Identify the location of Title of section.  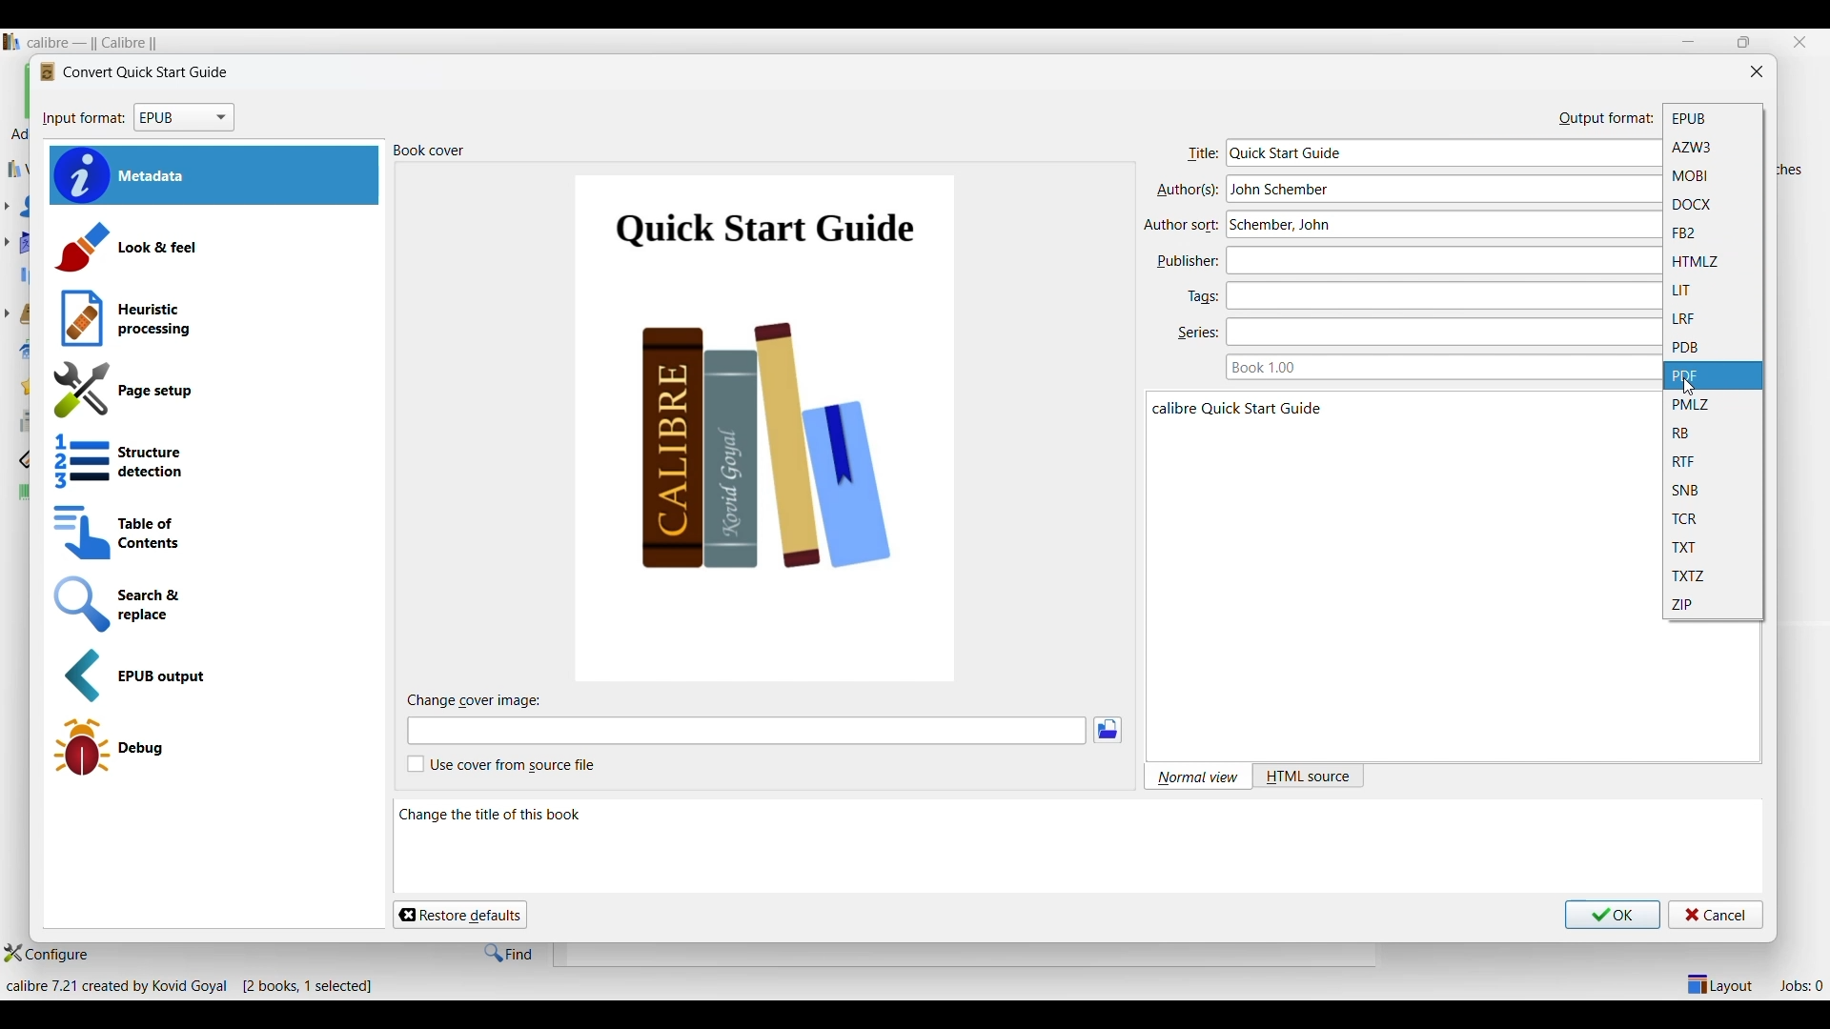
(429, 150).